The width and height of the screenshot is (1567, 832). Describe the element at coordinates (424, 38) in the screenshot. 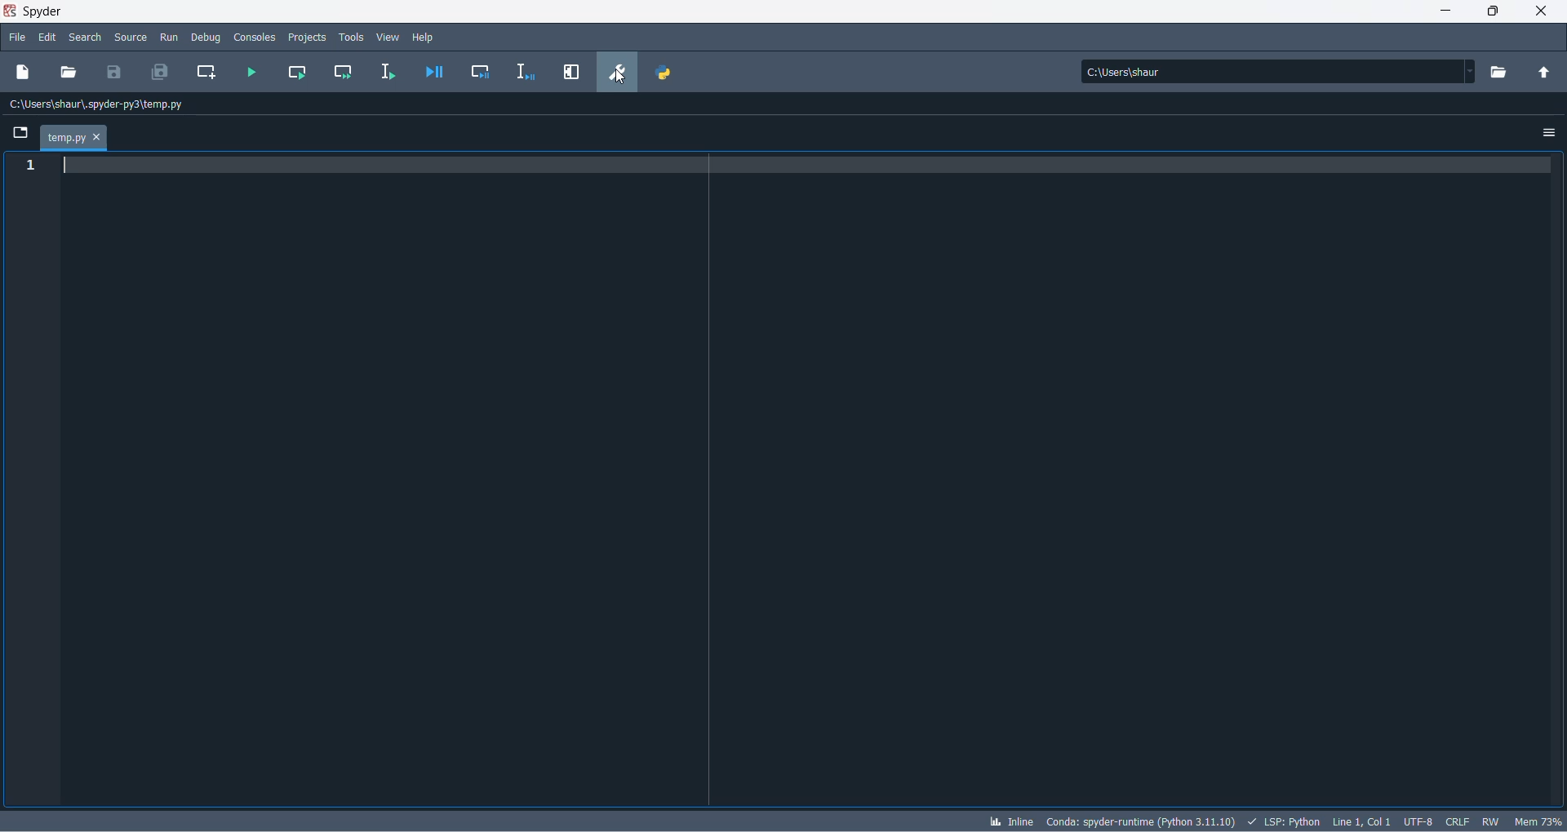

I see `help` at that location.